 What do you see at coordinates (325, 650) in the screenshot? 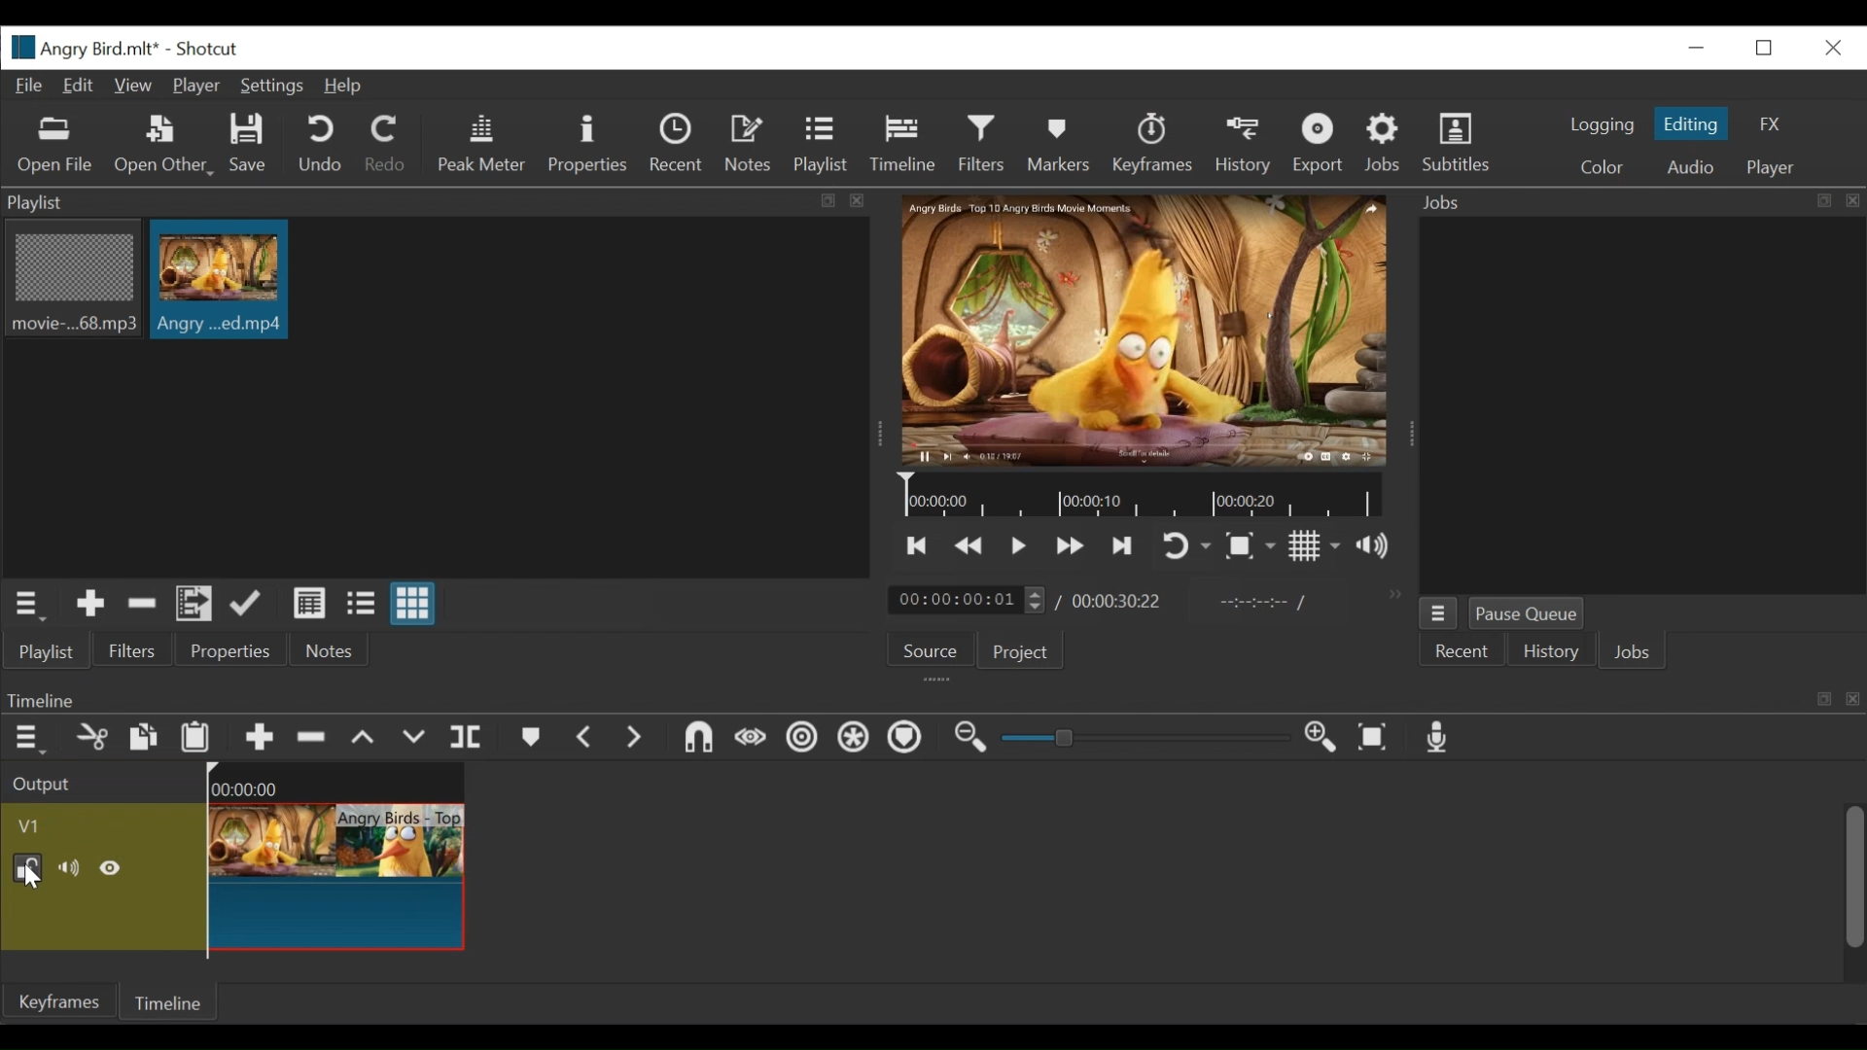
I see `Notes` at bounding box center [325, 650].